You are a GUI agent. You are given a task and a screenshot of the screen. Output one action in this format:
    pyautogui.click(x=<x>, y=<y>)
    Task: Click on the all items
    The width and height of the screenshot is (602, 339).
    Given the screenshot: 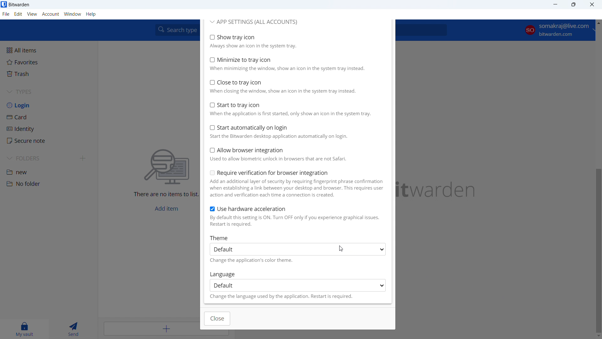 What is the action you would take?
    pyautogui.click(x=48, y=50)
    